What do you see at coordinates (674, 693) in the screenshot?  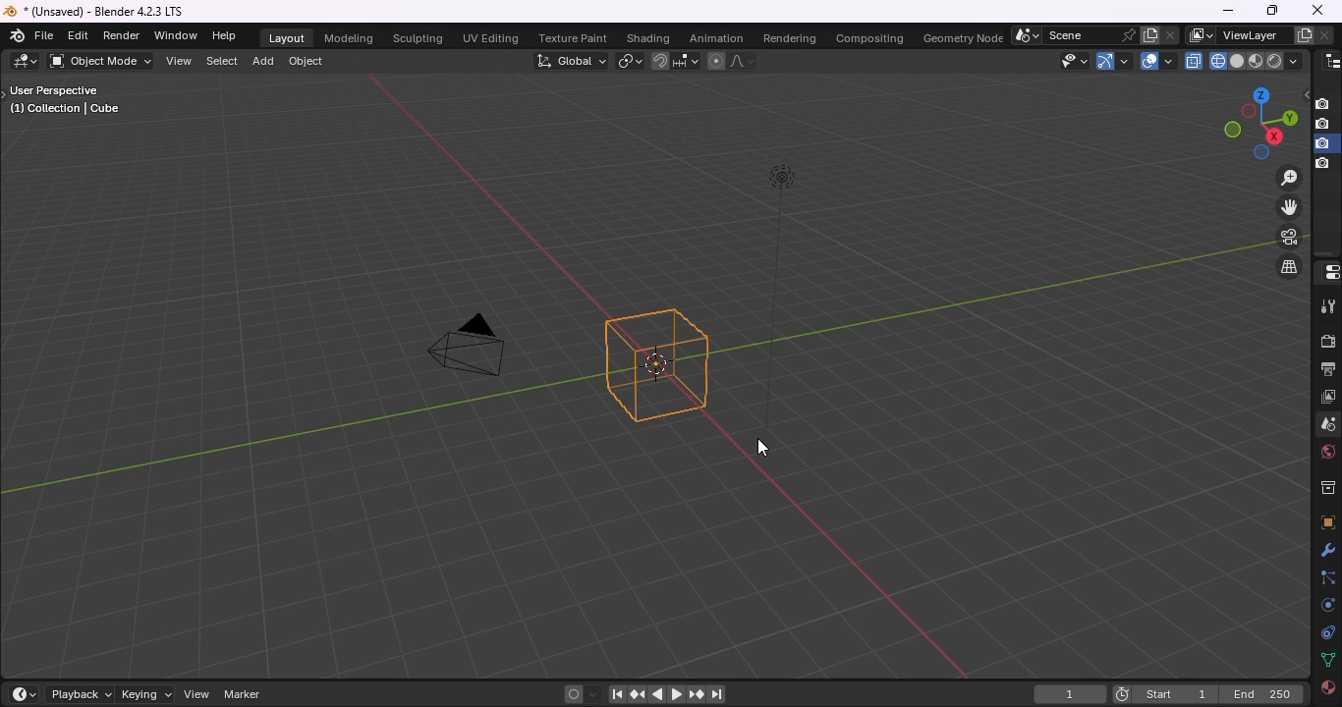 I see `play animation` at bounding box center [674, 693].